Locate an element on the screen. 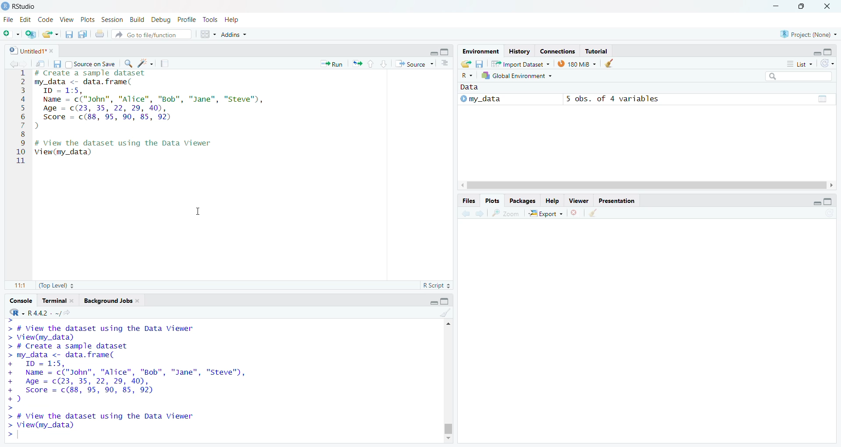 Image resolution: width=841 pixels, height=447 pixels. Viewer is located at coordinates (578, 201).